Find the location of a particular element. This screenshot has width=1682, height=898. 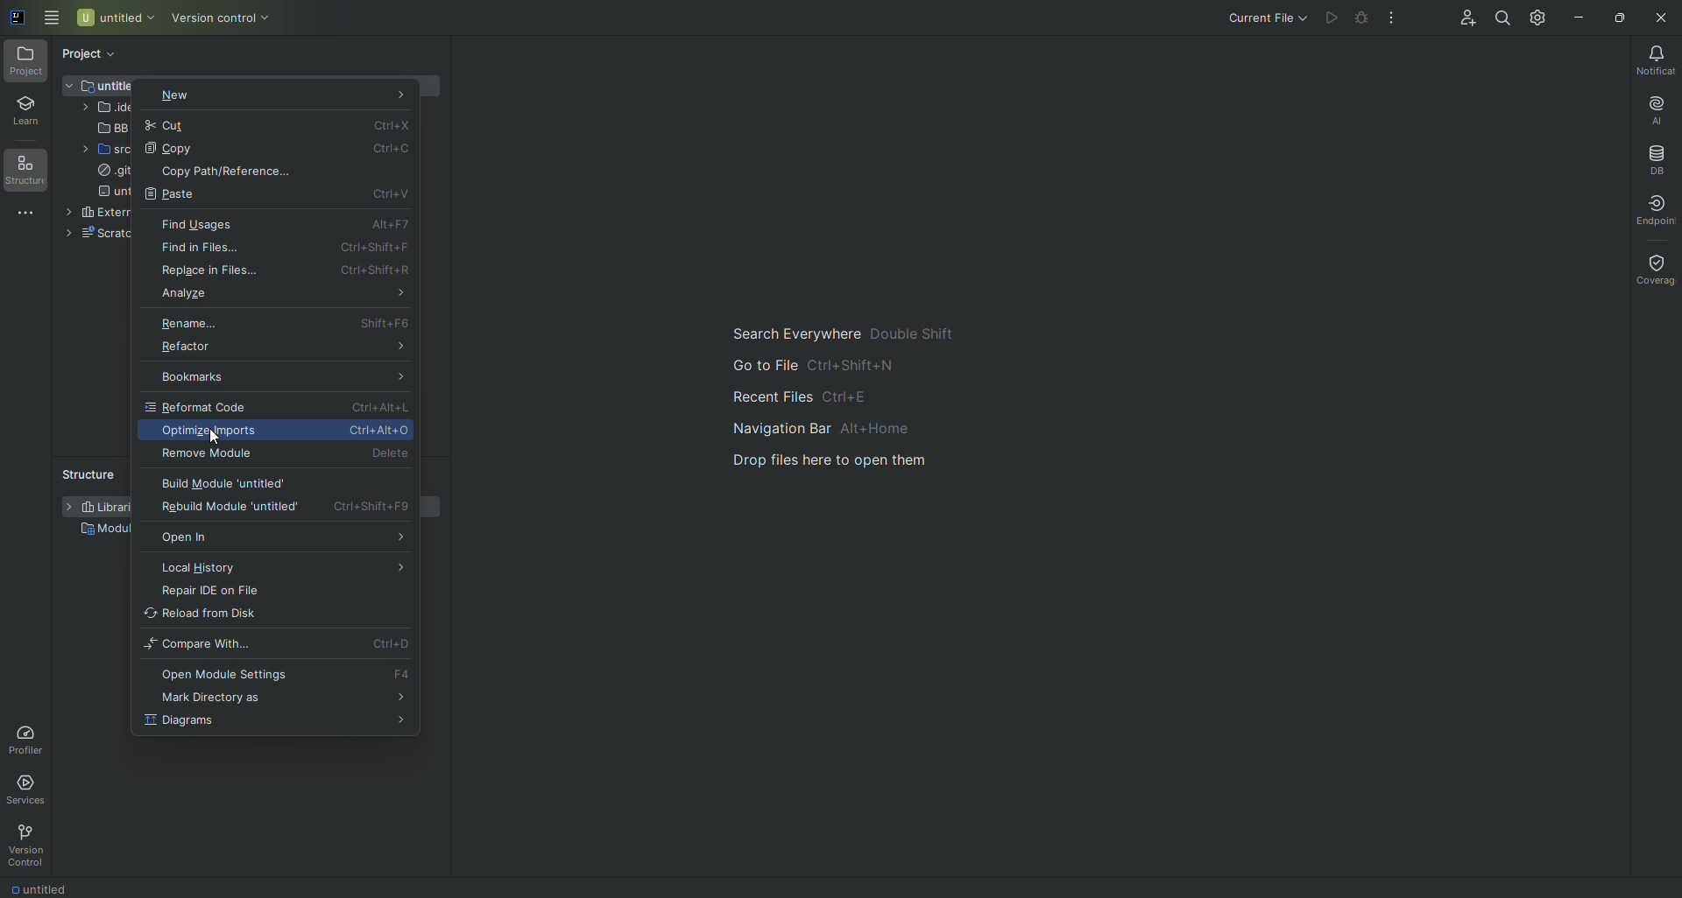

Reformat code is located at coordinates (277, 405).